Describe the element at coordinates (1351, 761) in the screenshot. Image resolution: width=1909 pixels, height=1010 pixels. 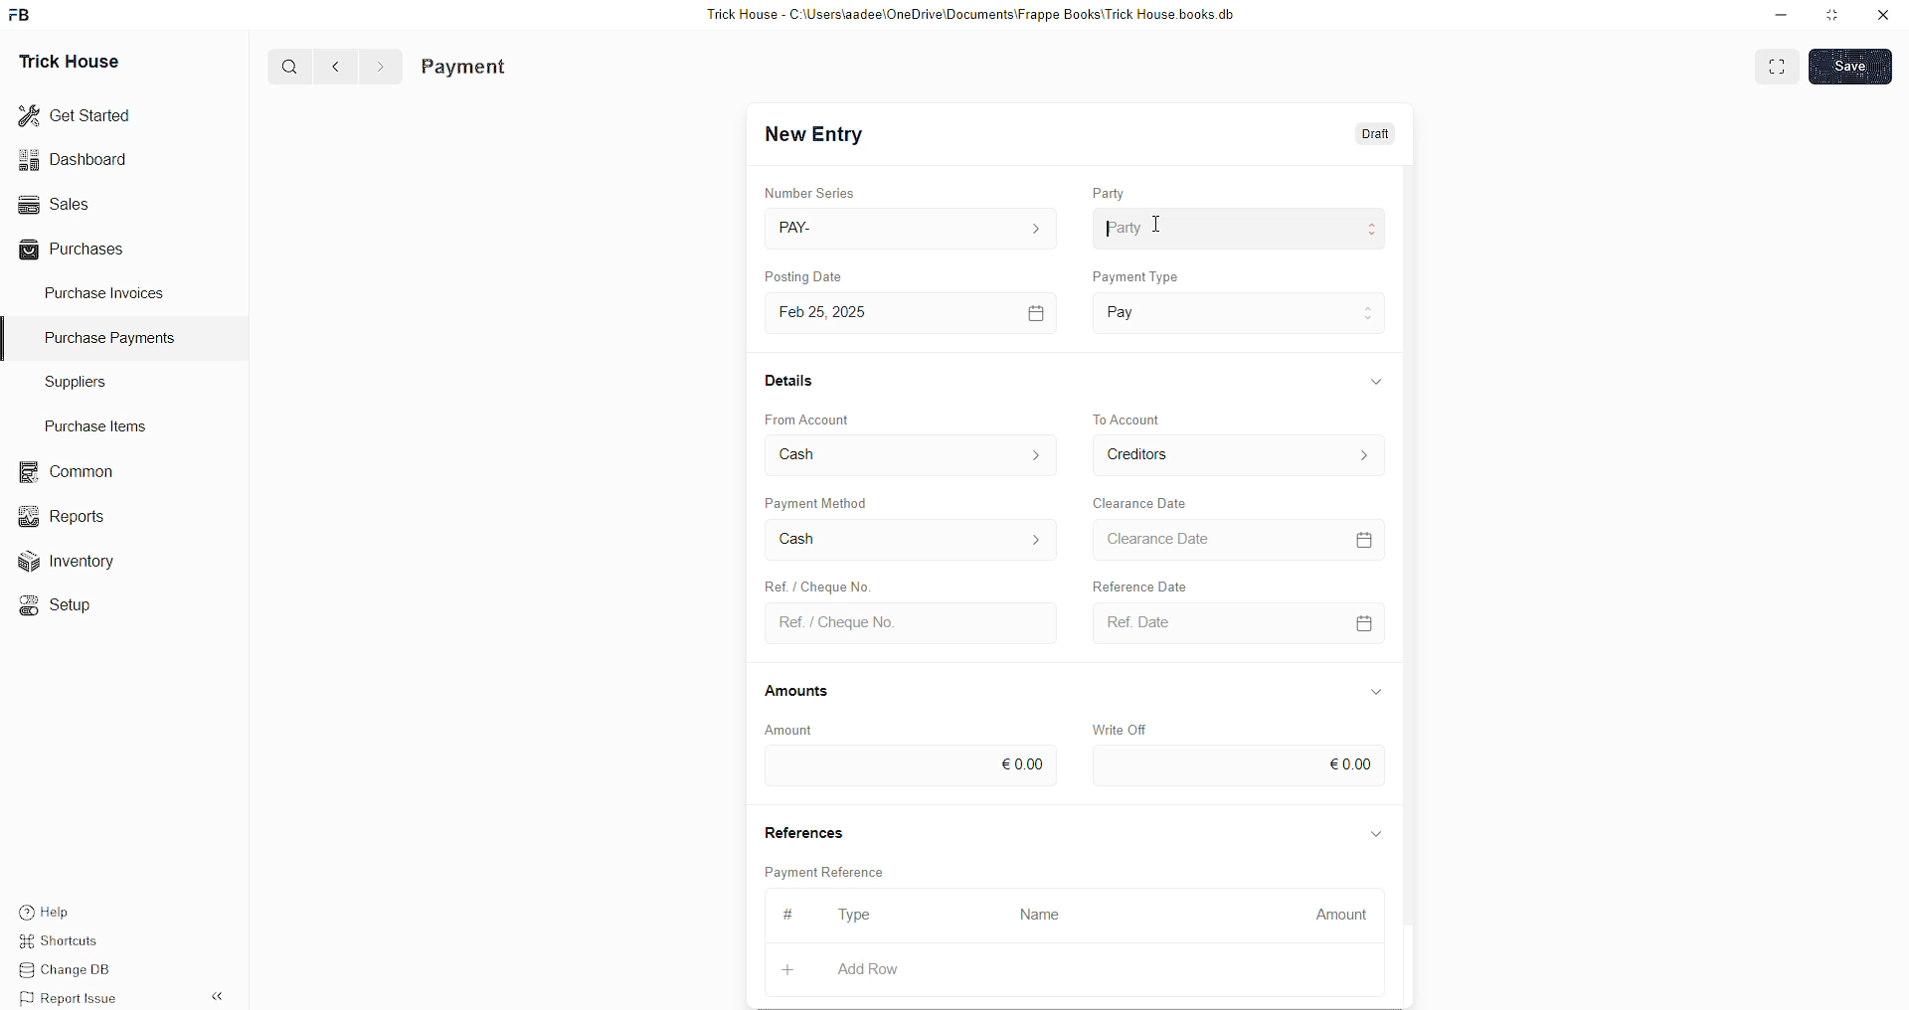
I see `€0.00` at that location.